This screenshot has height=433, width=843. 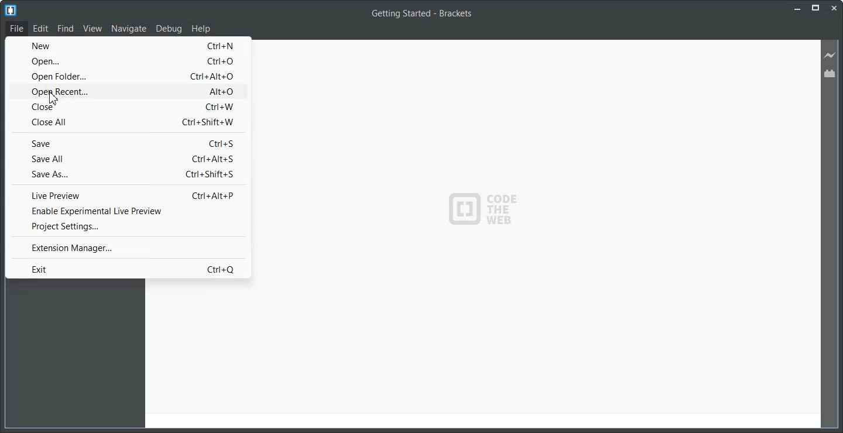 I want to click on Help, so click(x=201, y=29).